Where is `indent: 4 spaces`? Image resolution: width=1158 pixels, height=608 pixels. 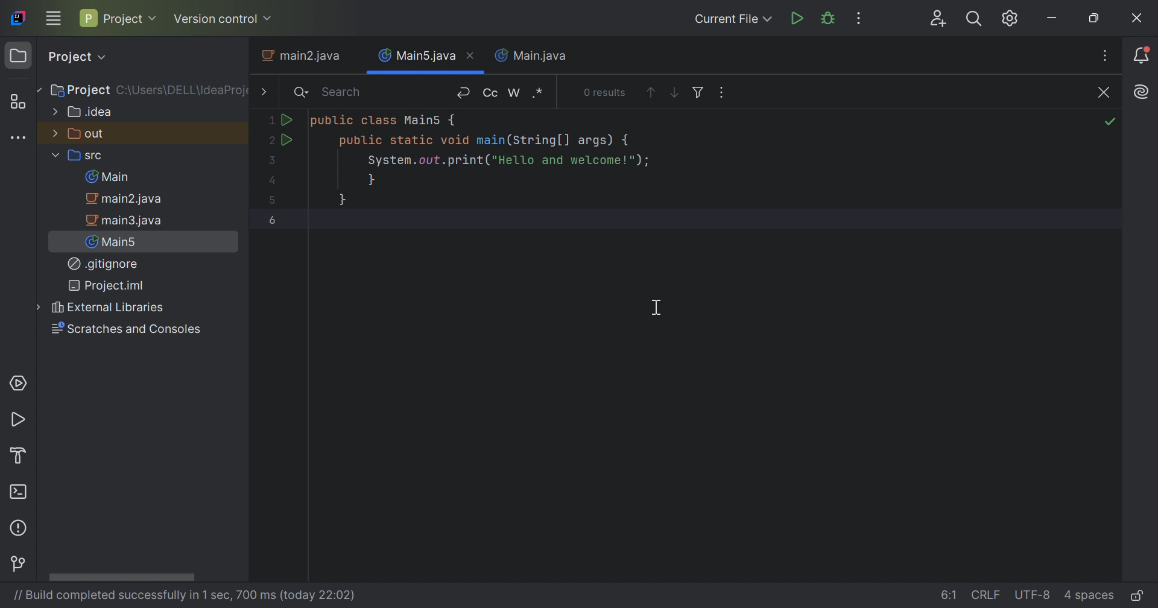 indent: 4 spaces is located at coordinates (1089, 597).